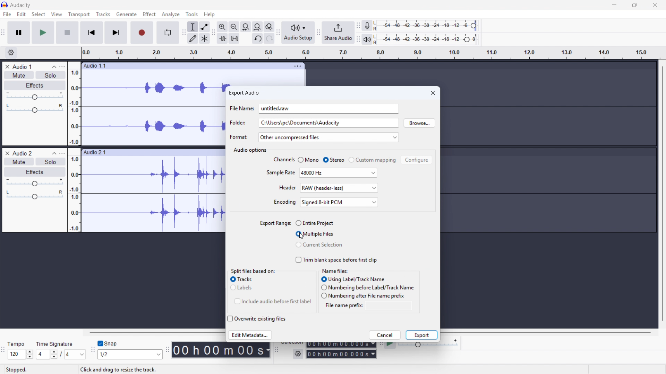 Image resolution: width=666 pixels, height=374 pixels. What do you see at coordinates (168, 350) in the screenshot?
I see `Time toolbar` at bounding box center [168, 350].